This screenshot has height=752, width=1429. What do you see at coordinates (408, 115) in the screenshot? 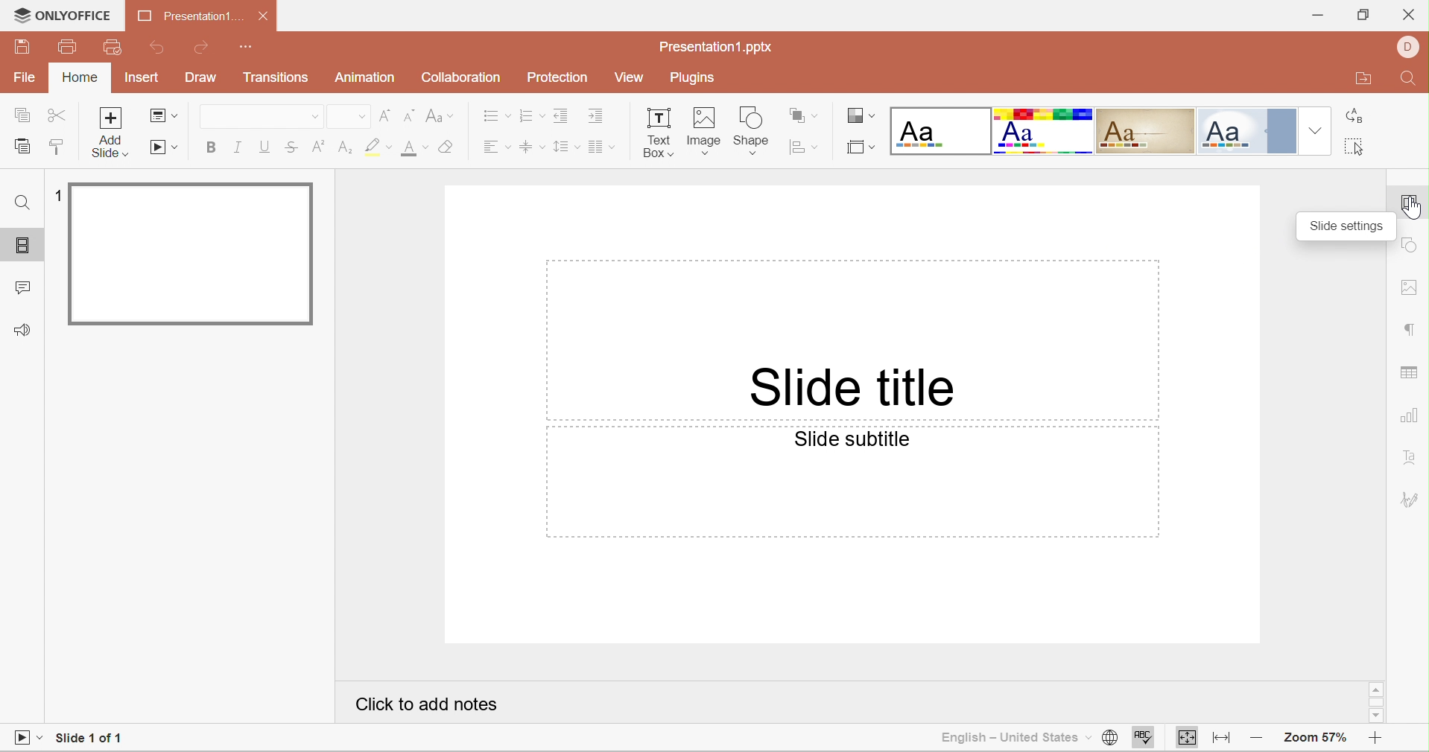
I see `Decrement font size` at bounding box center [408, 115].